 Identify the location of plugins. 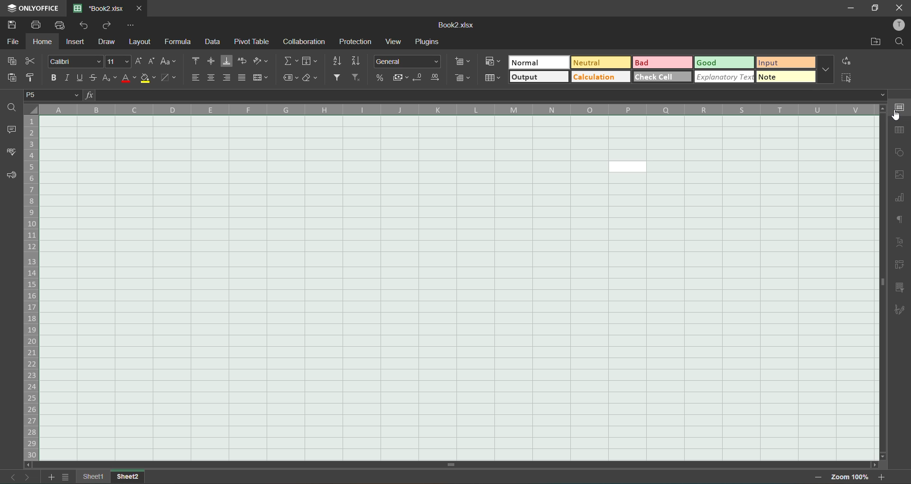
(430, 43).